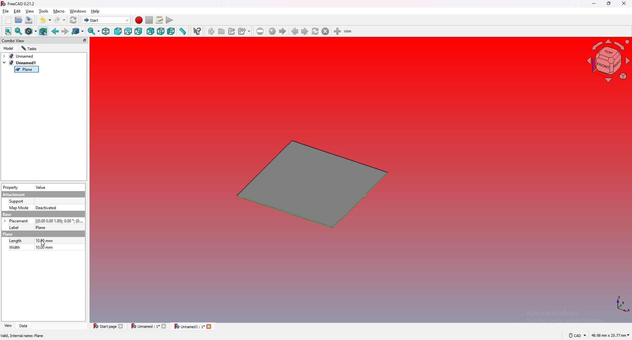 Image resolution: width=632 pixels, height=340 pixels. Describe the element at coordinates (109, 326) in the screenshot. I see `start page` at that location.